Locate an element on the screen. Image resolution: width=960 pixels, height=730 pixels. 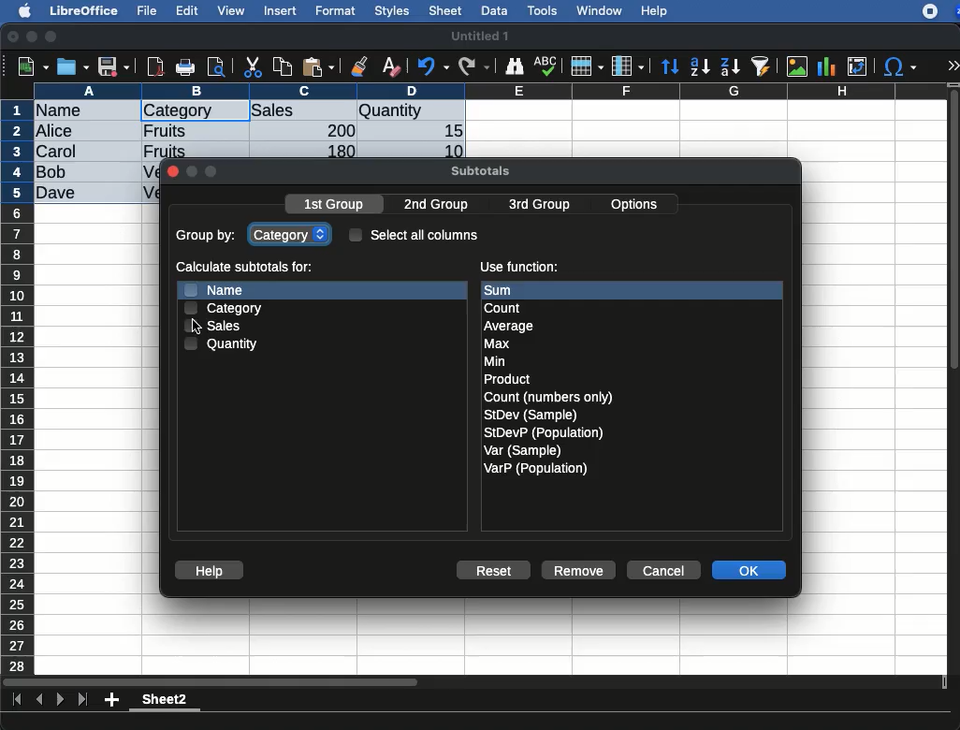
close is located at coordinates (14, 38).